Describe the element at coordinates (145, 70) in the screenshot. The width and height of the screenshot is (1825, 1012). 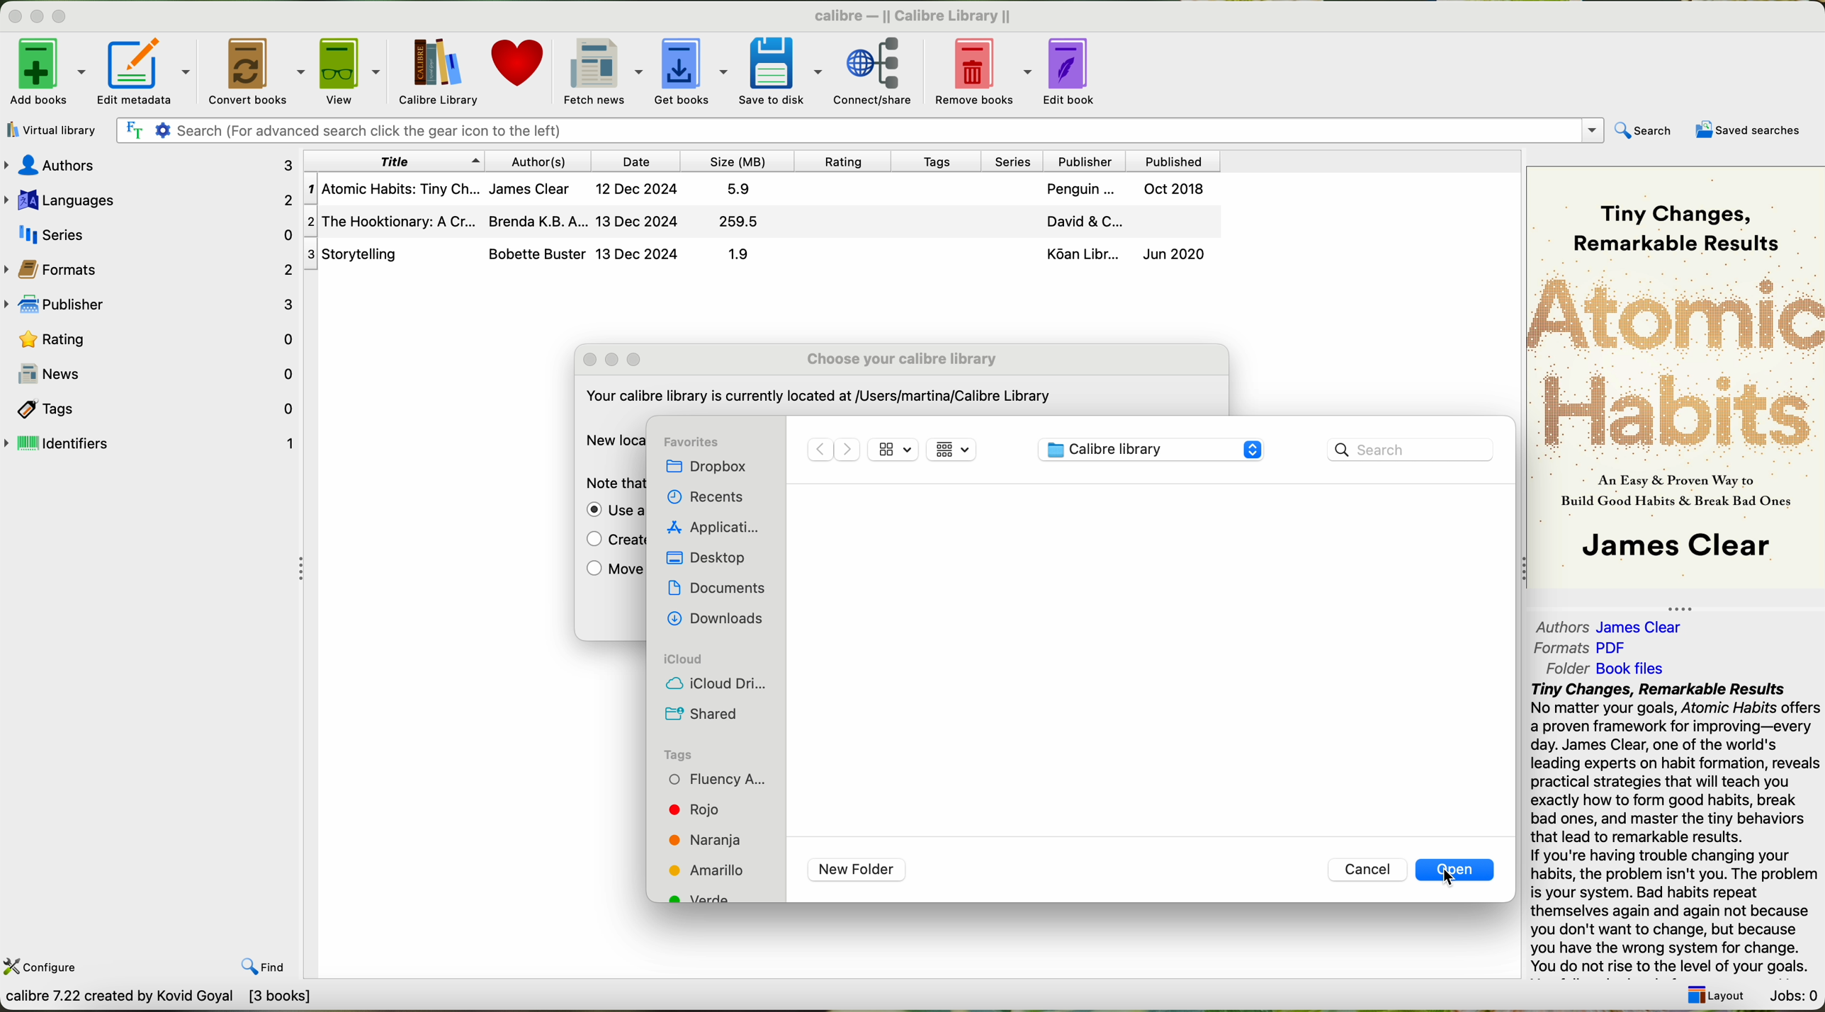
I see `edit metadata` at that location.